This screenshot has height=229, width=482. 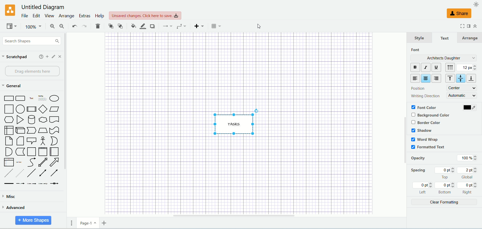 What do you see at coordinates (425, 67) in the screenshot?
I see `italics` at bounding box center [425, 67].